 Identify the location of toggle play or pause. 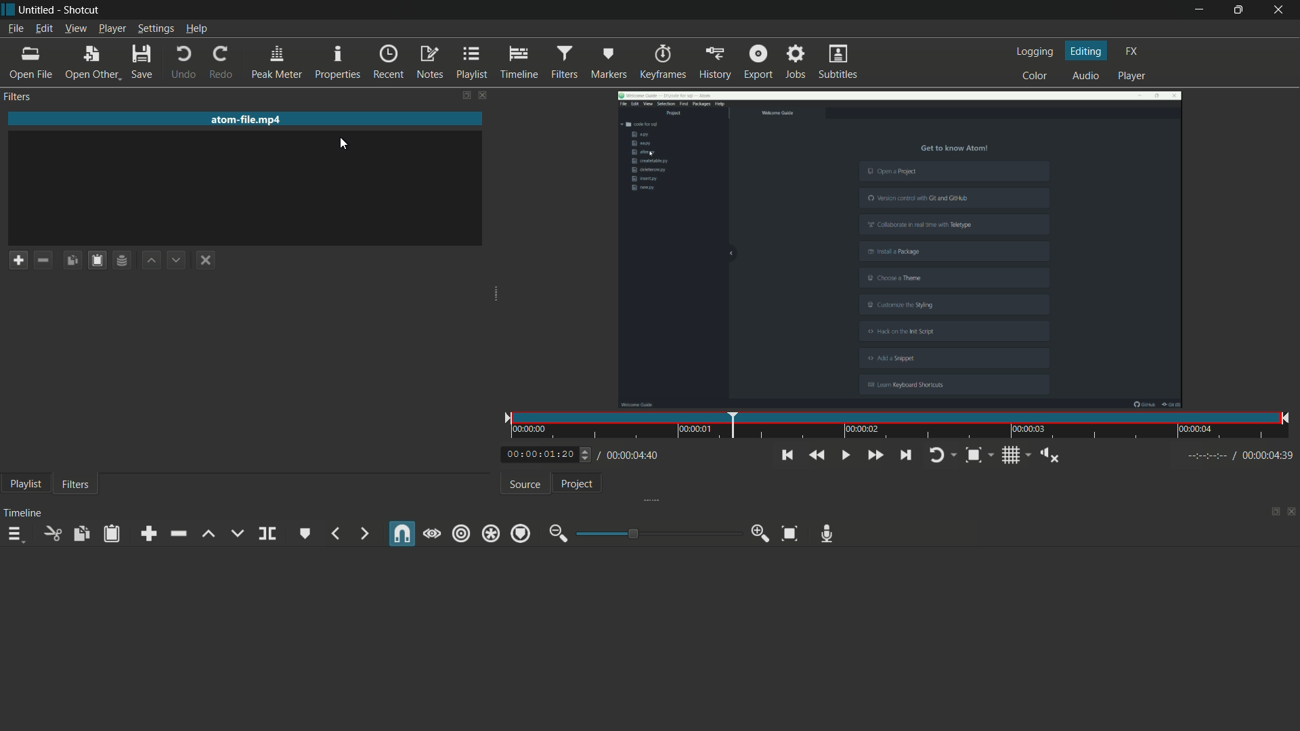
(844, 455).